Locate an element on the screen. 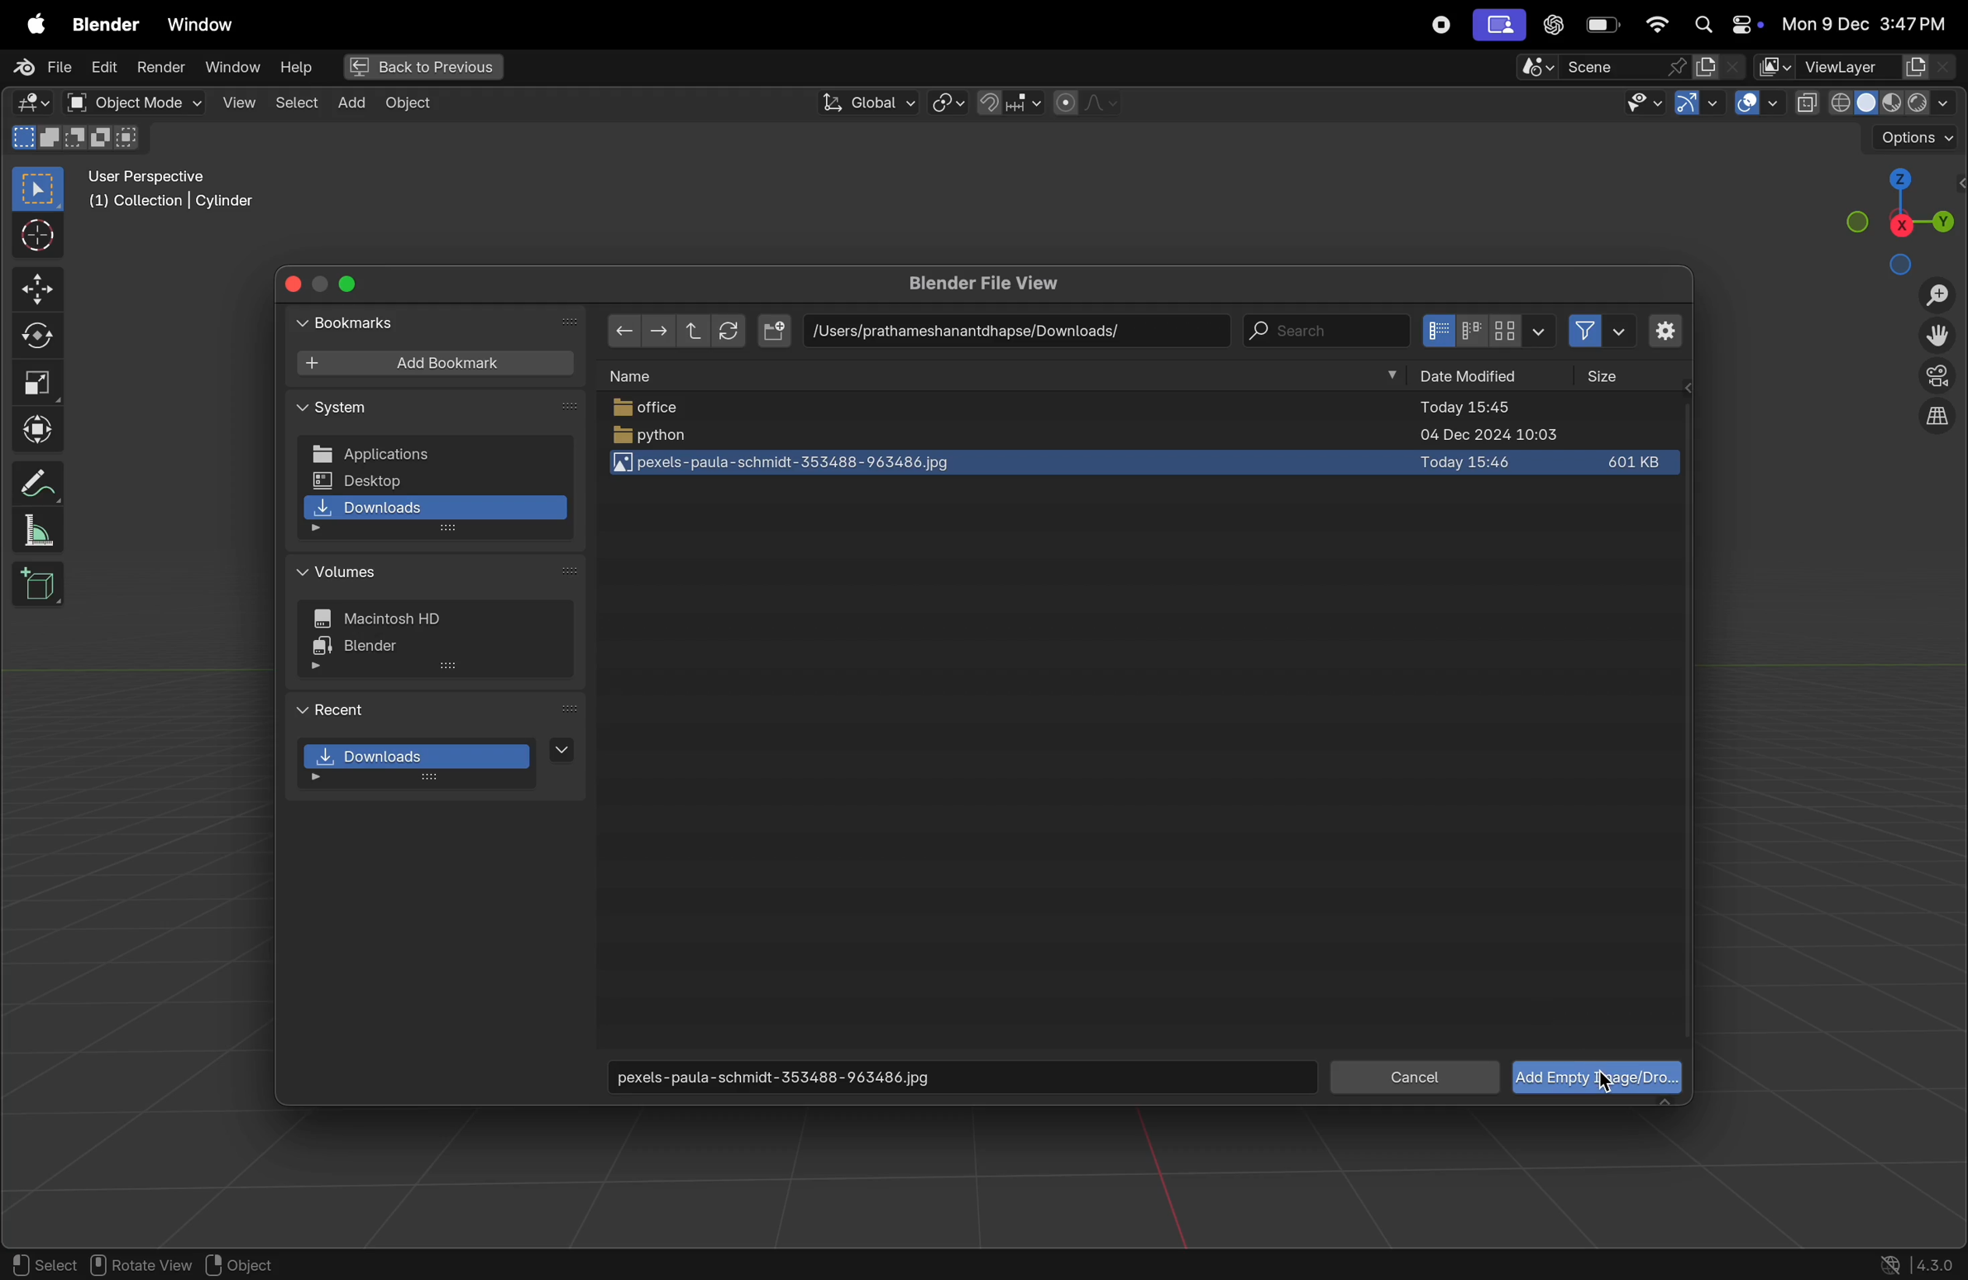 Image resolution: width=1968 pixels, height=1280 pixels. path is located at coordinates (1009, 328).